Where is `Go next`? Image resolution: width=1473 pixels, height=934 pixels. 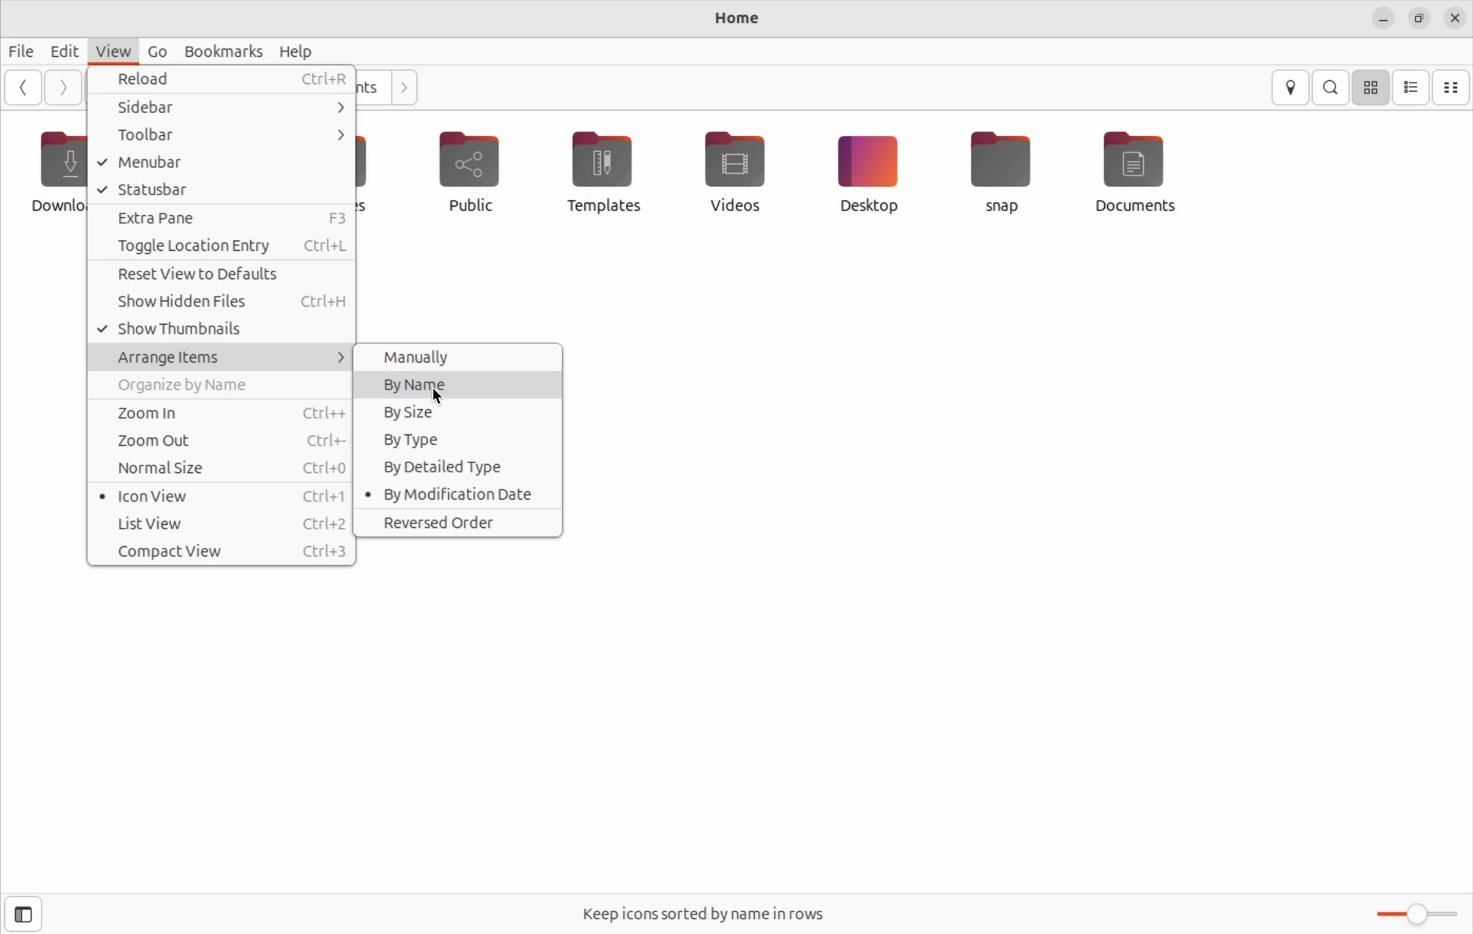
Go next is located at coordinates (63, 87).